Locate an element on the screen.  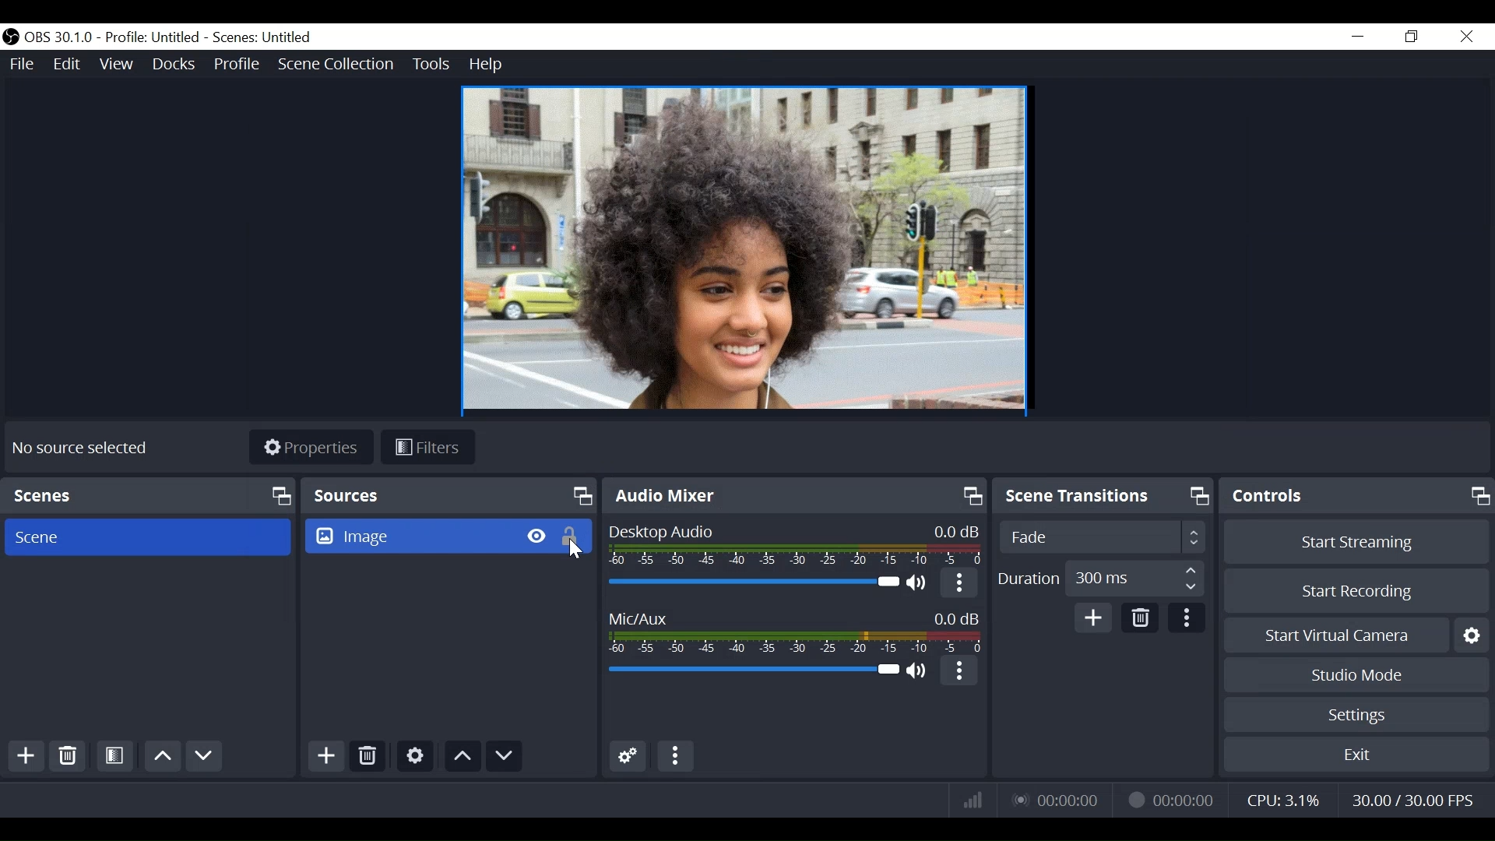
Studio Mode is located at coordinates (1356, 677).